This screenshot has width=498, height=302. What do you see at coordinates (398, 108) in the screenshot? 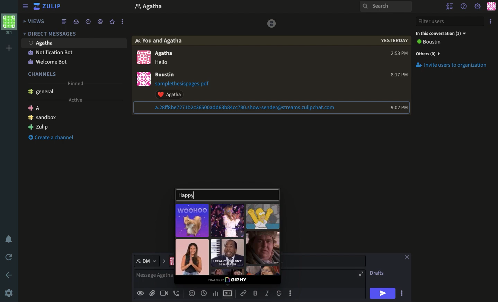
I see `time` at bounding box center [398, 108].